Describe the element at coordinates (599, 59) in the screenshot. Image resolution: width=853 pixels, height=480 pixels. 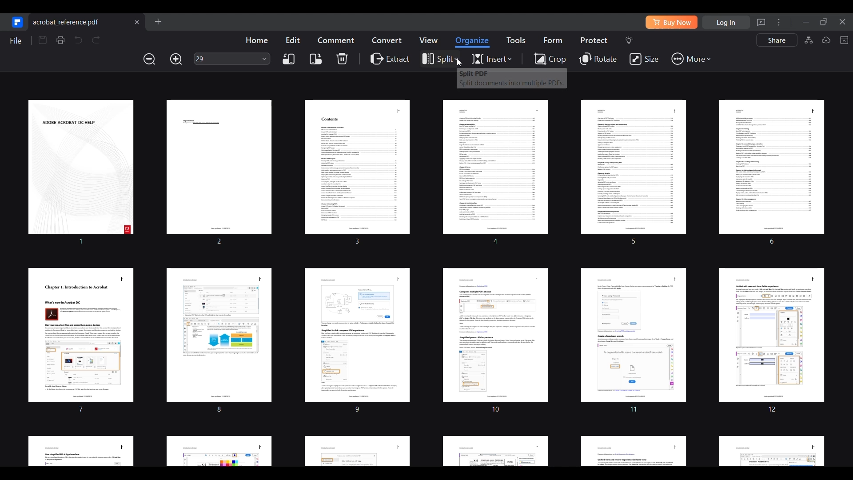
I see `Rotate page` at that location.